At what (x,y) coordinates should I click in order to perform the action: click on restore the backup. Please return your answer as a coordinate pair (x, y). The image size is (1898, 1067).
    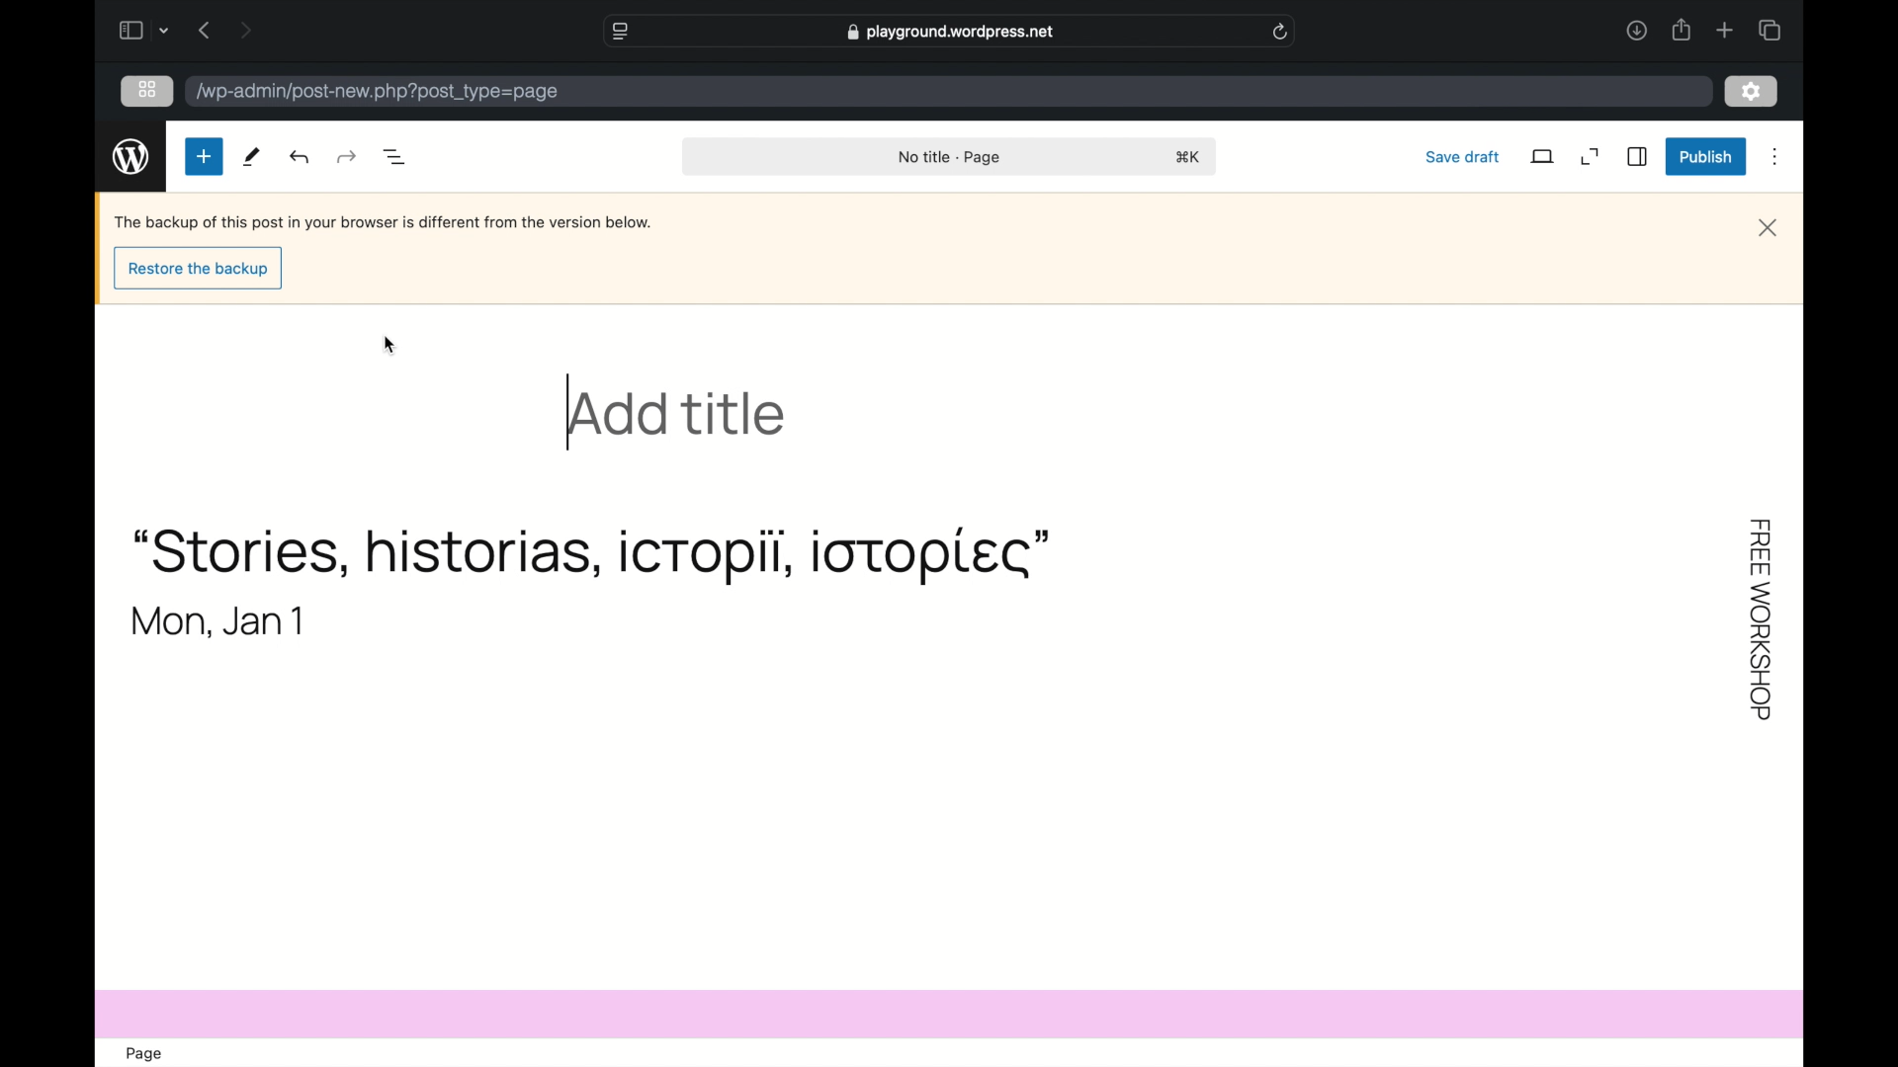
    Looking at the image, I should click on (201, 270).